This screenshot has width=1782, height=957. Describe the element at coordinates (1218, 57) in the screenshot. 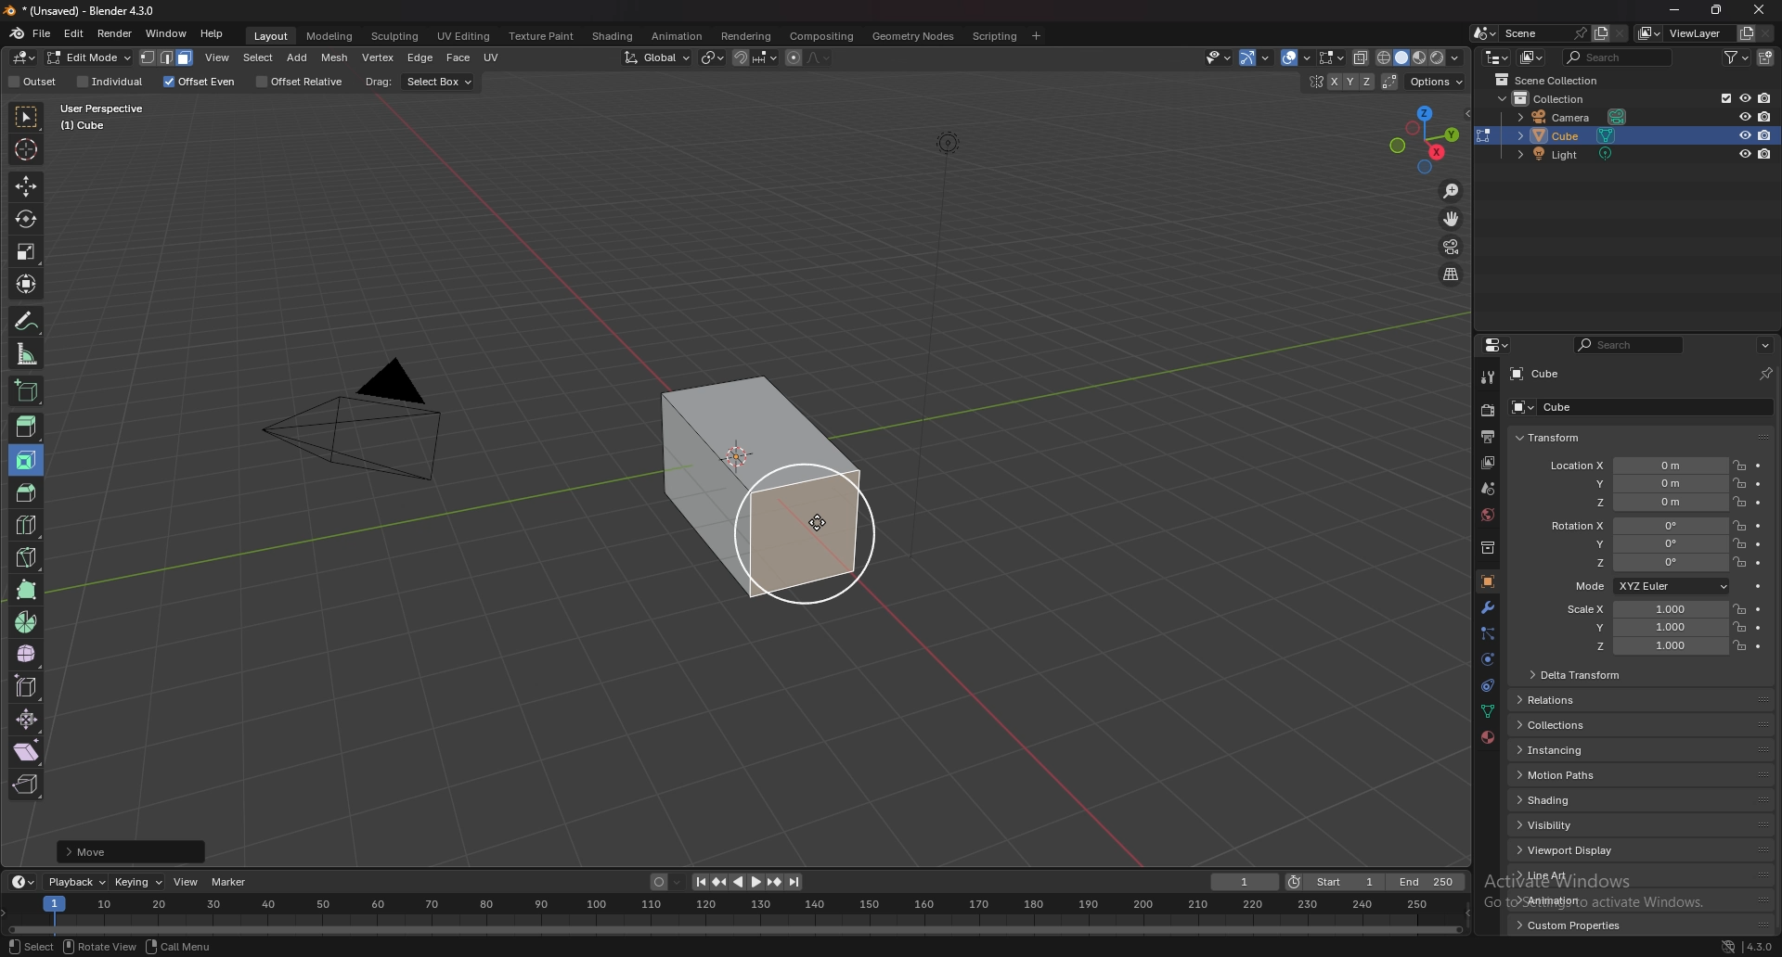

I see `selectibility and visibility` at that location.